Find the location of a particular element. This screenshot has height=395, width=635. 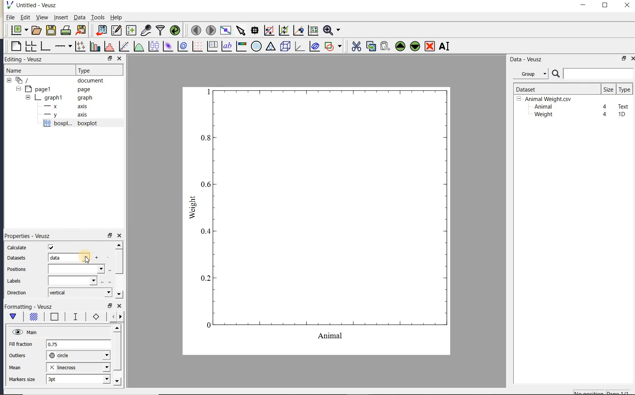

image color bar is located at coordinates (241, 46).